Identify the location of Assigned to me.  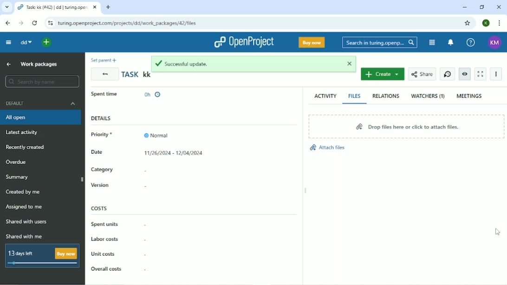
(24, 207).